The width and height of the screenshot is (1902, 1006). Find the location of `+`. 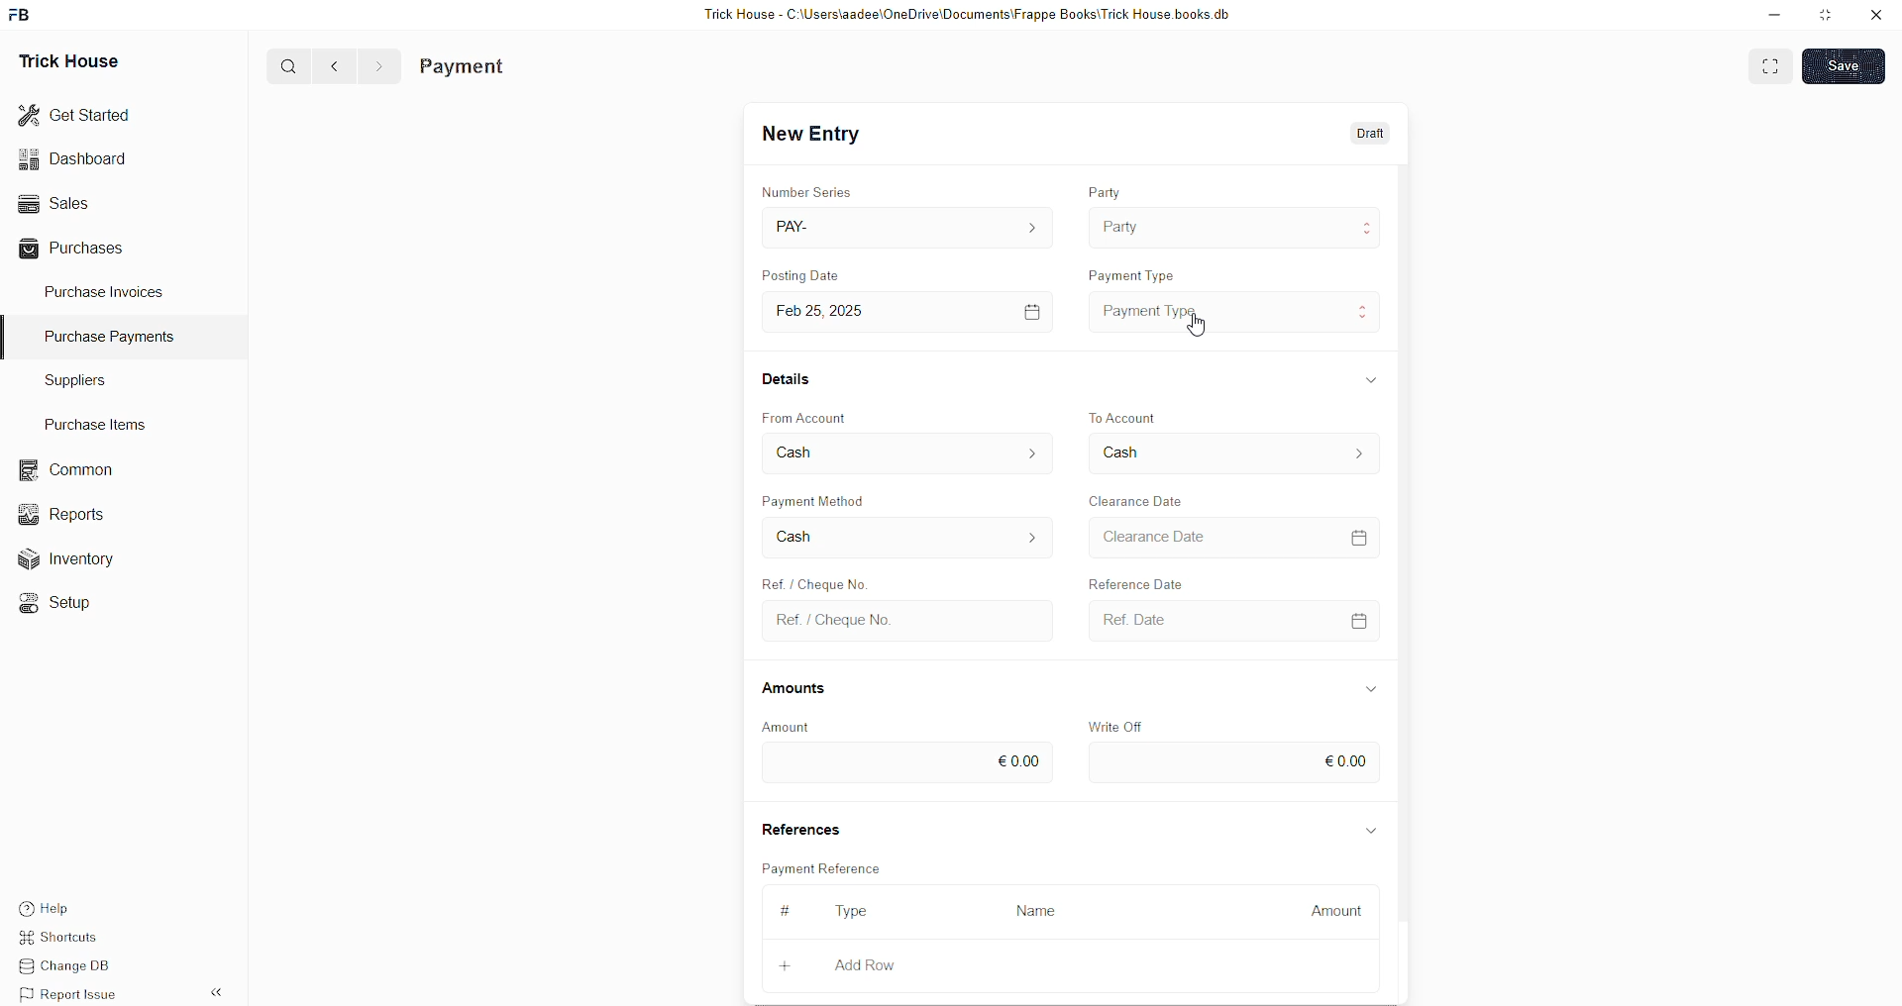

+ is located at coordinates (788, 962).